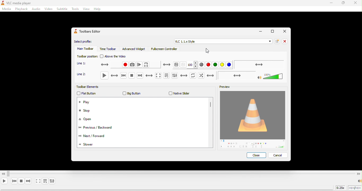 Image resolution: width=362 pixels, height=191 pixels. I want to click on toolbars editor, so click(89, 32).